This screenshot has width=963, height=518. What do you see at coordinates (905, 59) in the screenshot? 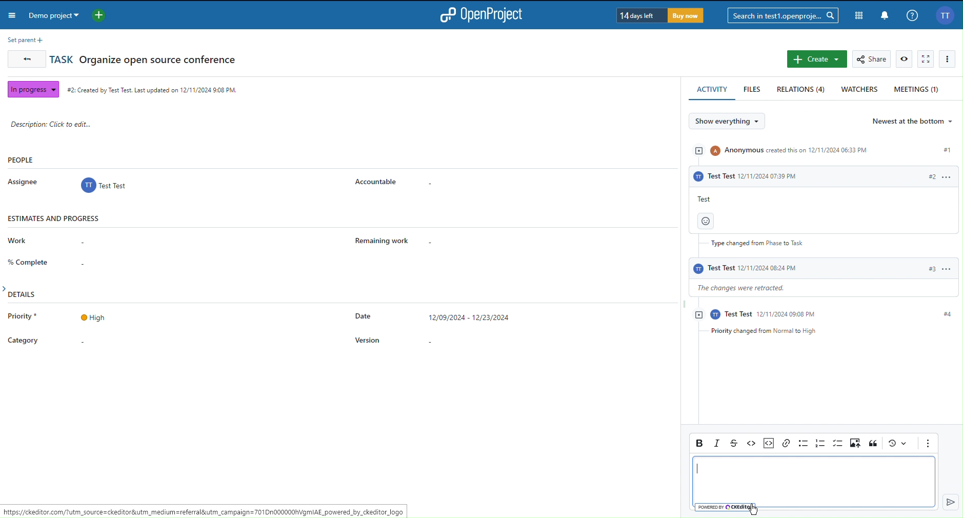
I see `View` at bounding box center [905, 59].